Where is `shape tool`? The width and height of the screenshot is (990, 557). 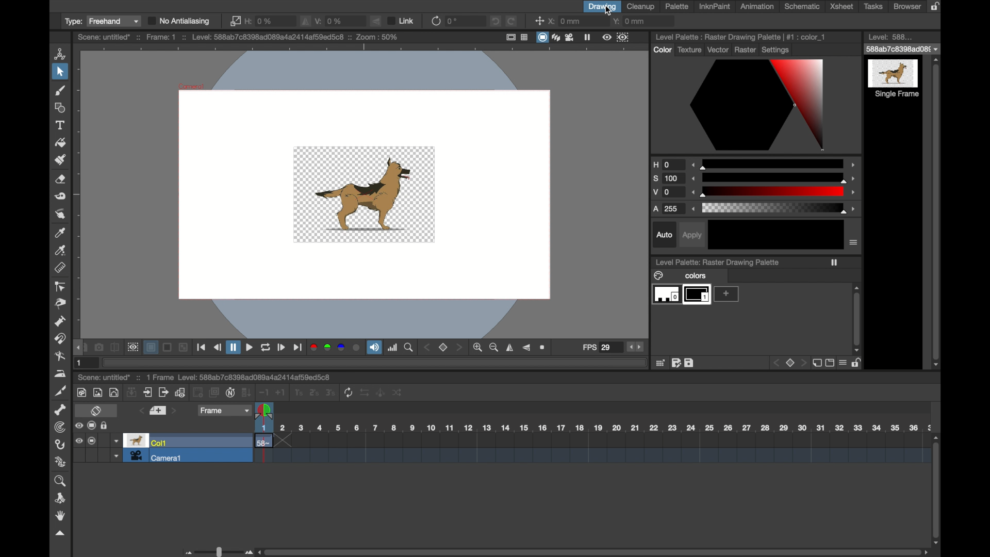 shape tool is located at coordinates (61, 108).